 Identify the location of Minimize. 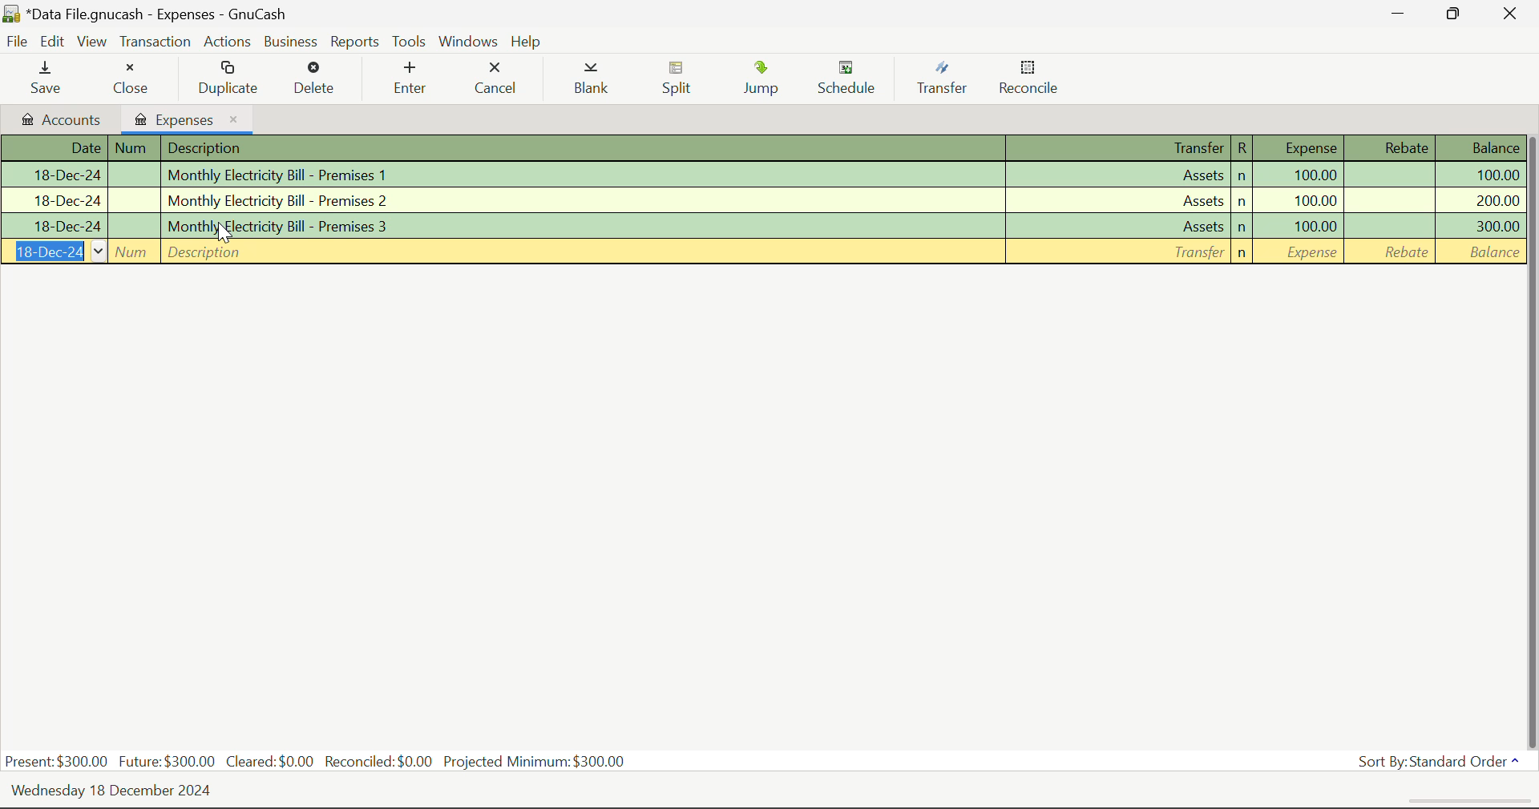
(1456, 16).